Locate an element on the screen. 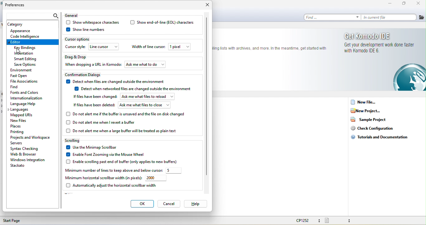 Image resolution: width=426 pixels, height=225 pixels. if files have been changed is located at coordinates (94, 97).